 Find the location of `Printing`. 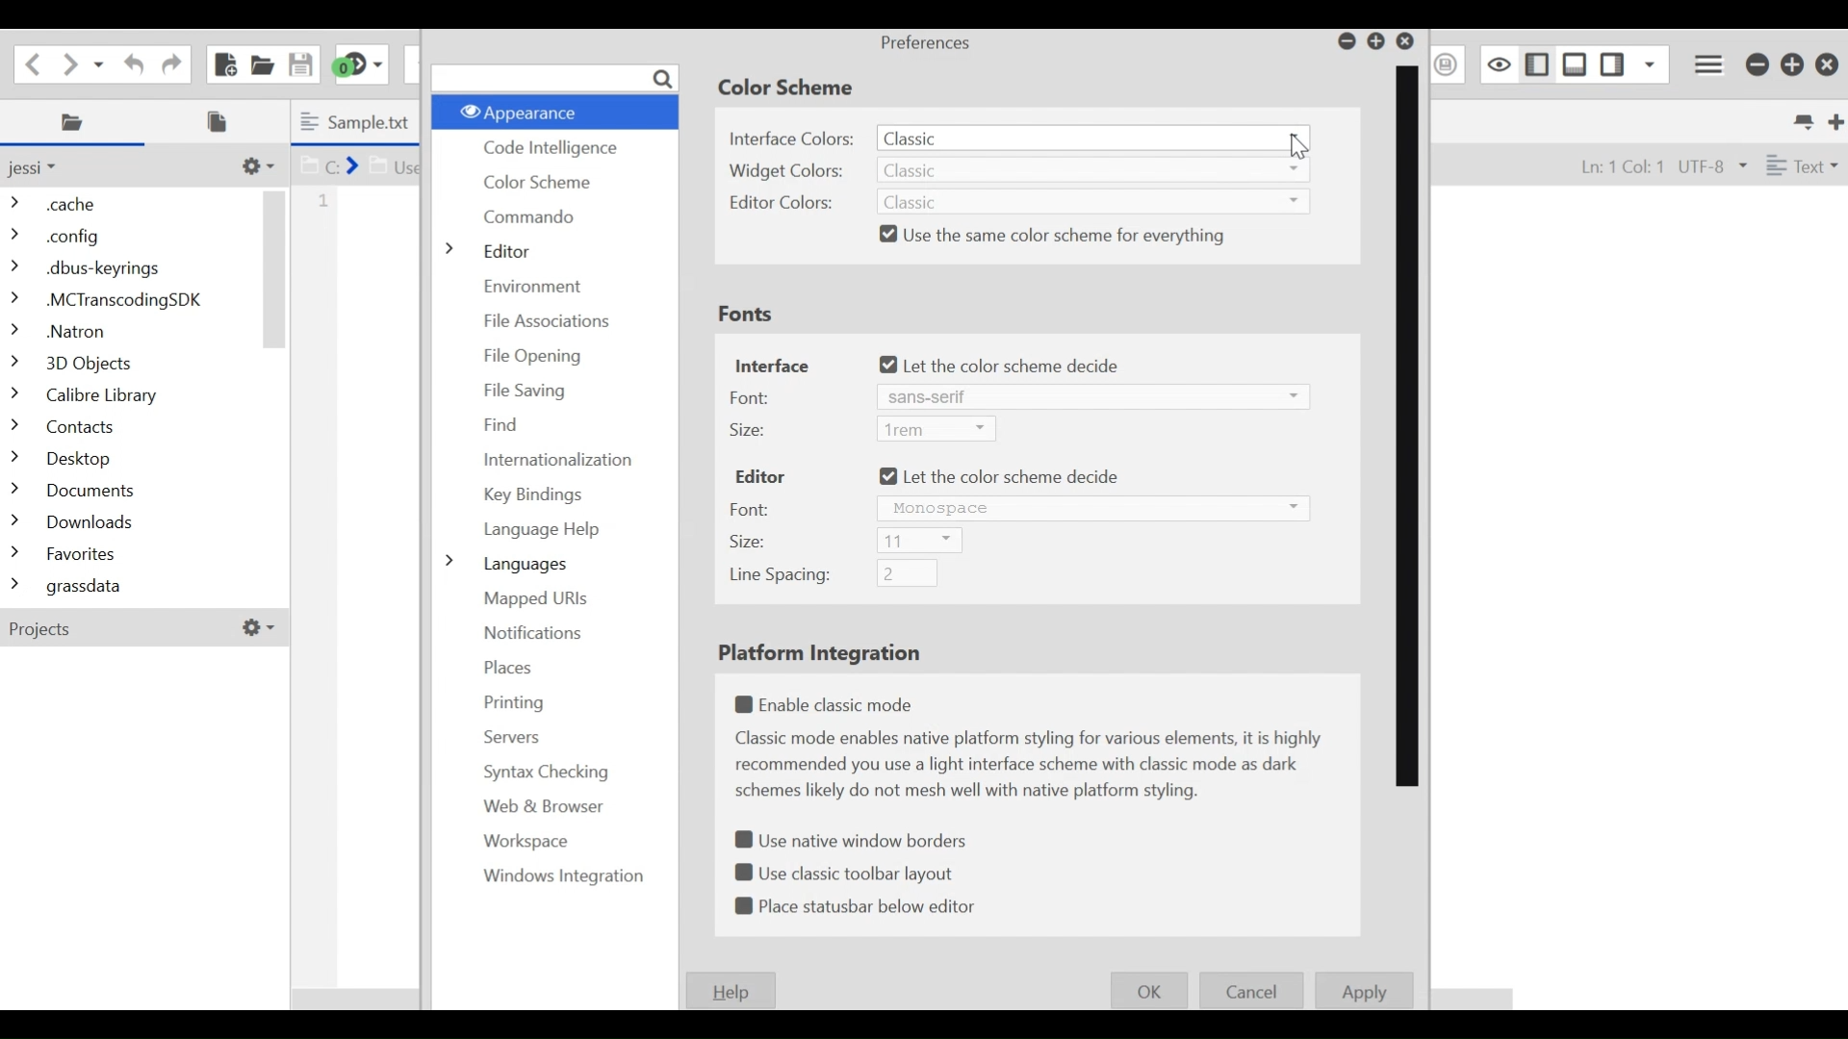

Printing is located at coordinates (507, 702).